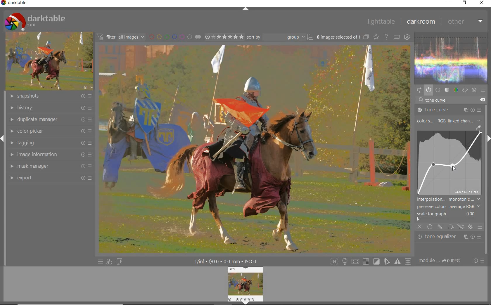 The image size is (491, 305). I want to click on Sort, so click(280, 37).